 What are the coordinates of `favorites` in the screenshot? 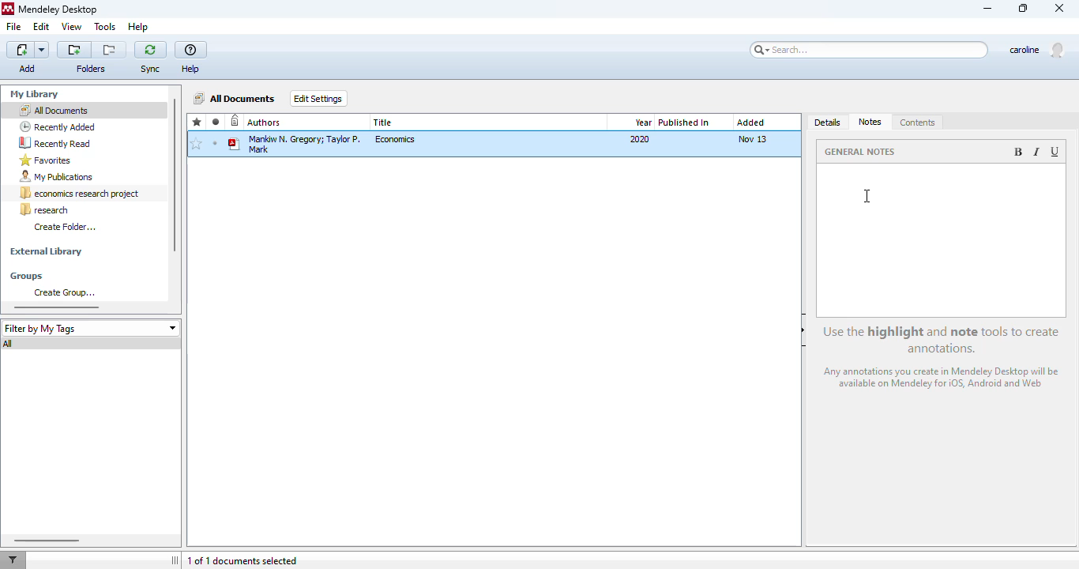 It's located at (197, 122).